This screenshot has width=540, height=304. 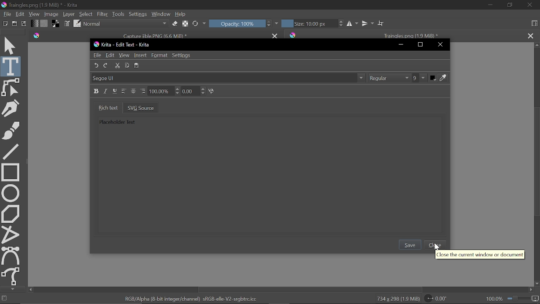 What do you see at coordinates (511, 5) in the screenshot?
I see `Restore down` at bounding box center [511, 5].